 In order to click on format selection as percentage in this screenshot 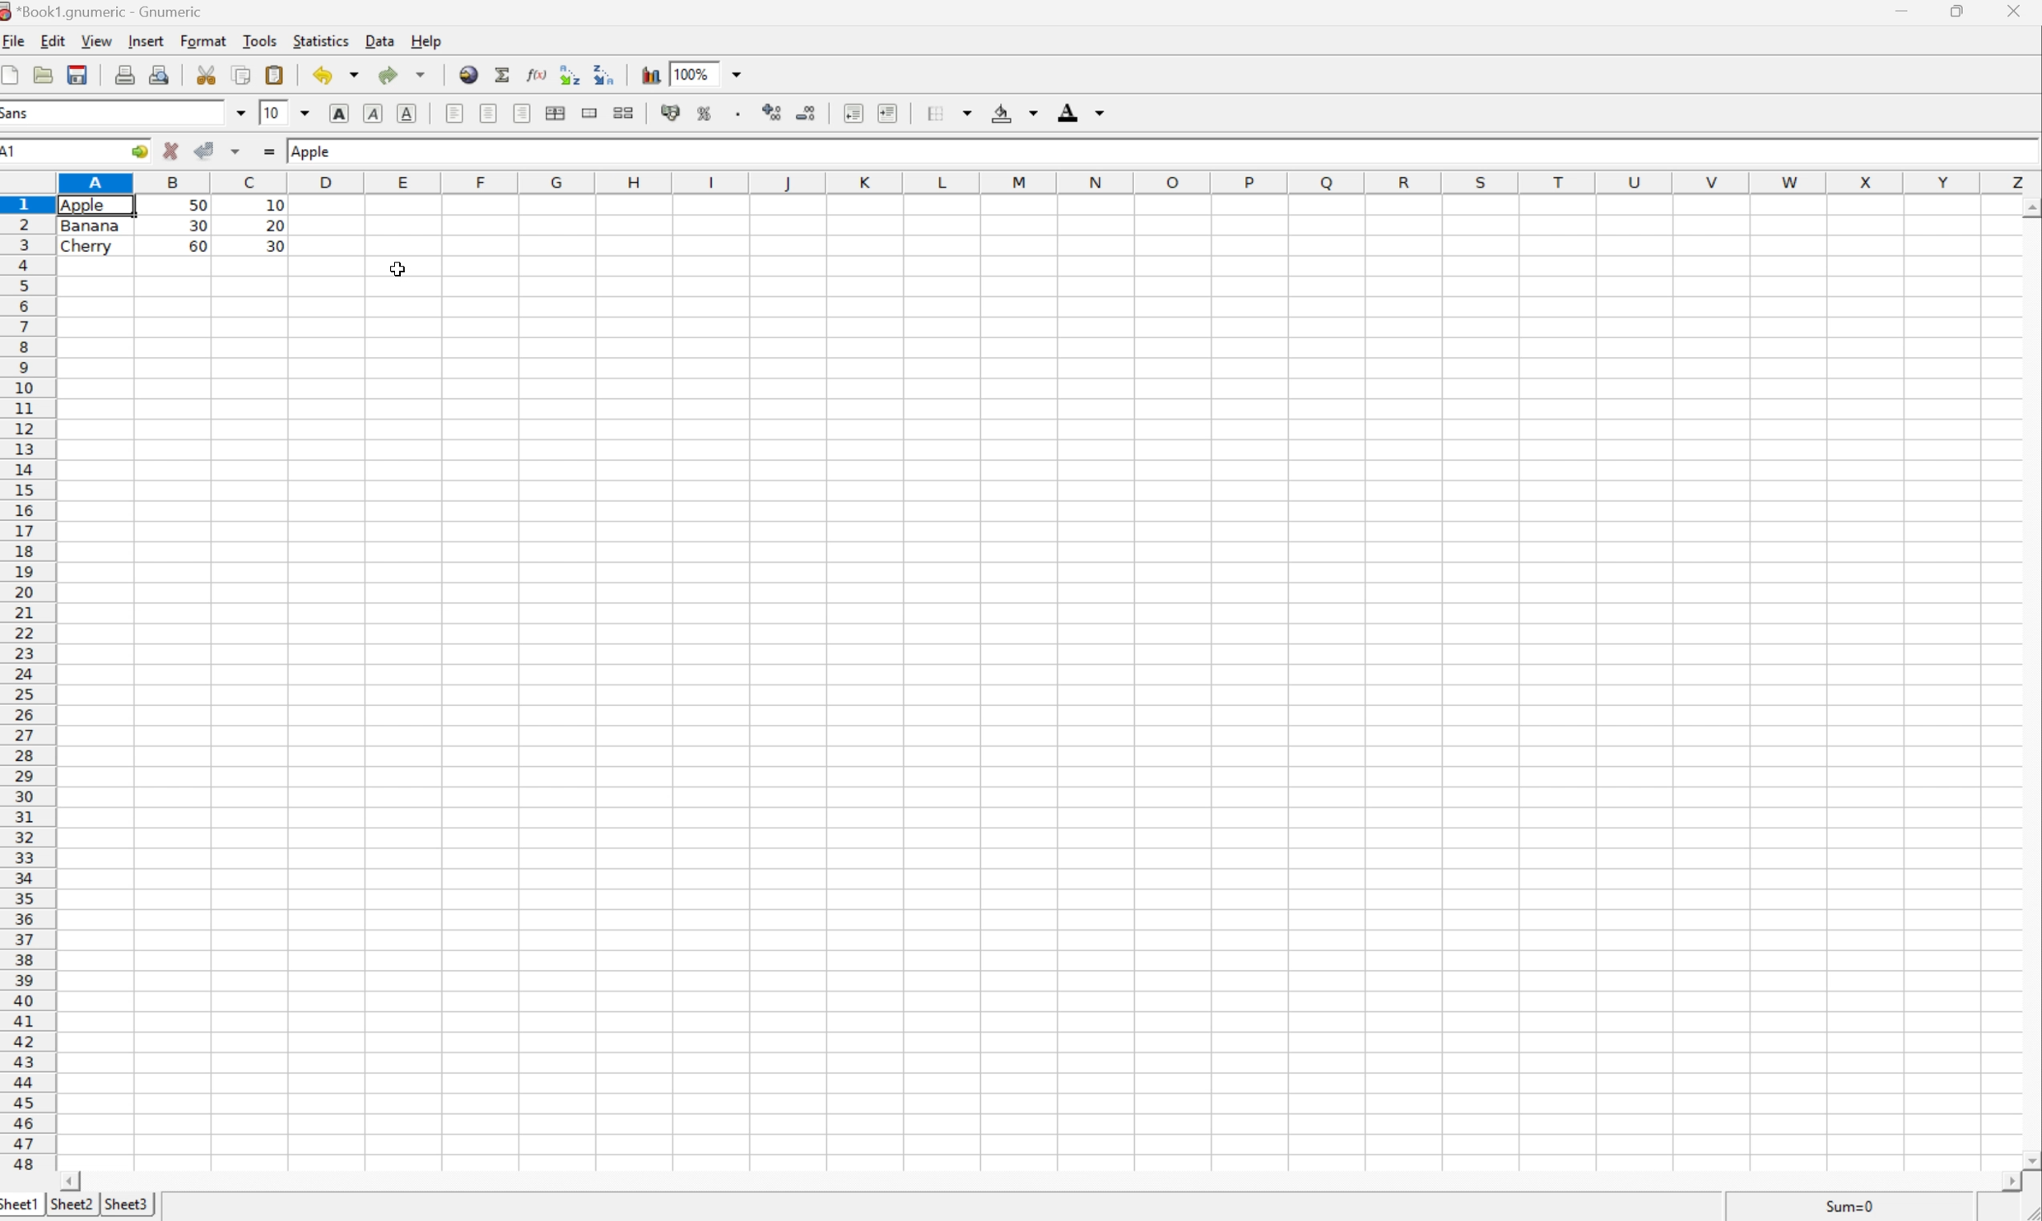, I will do `click(709, 115)`.